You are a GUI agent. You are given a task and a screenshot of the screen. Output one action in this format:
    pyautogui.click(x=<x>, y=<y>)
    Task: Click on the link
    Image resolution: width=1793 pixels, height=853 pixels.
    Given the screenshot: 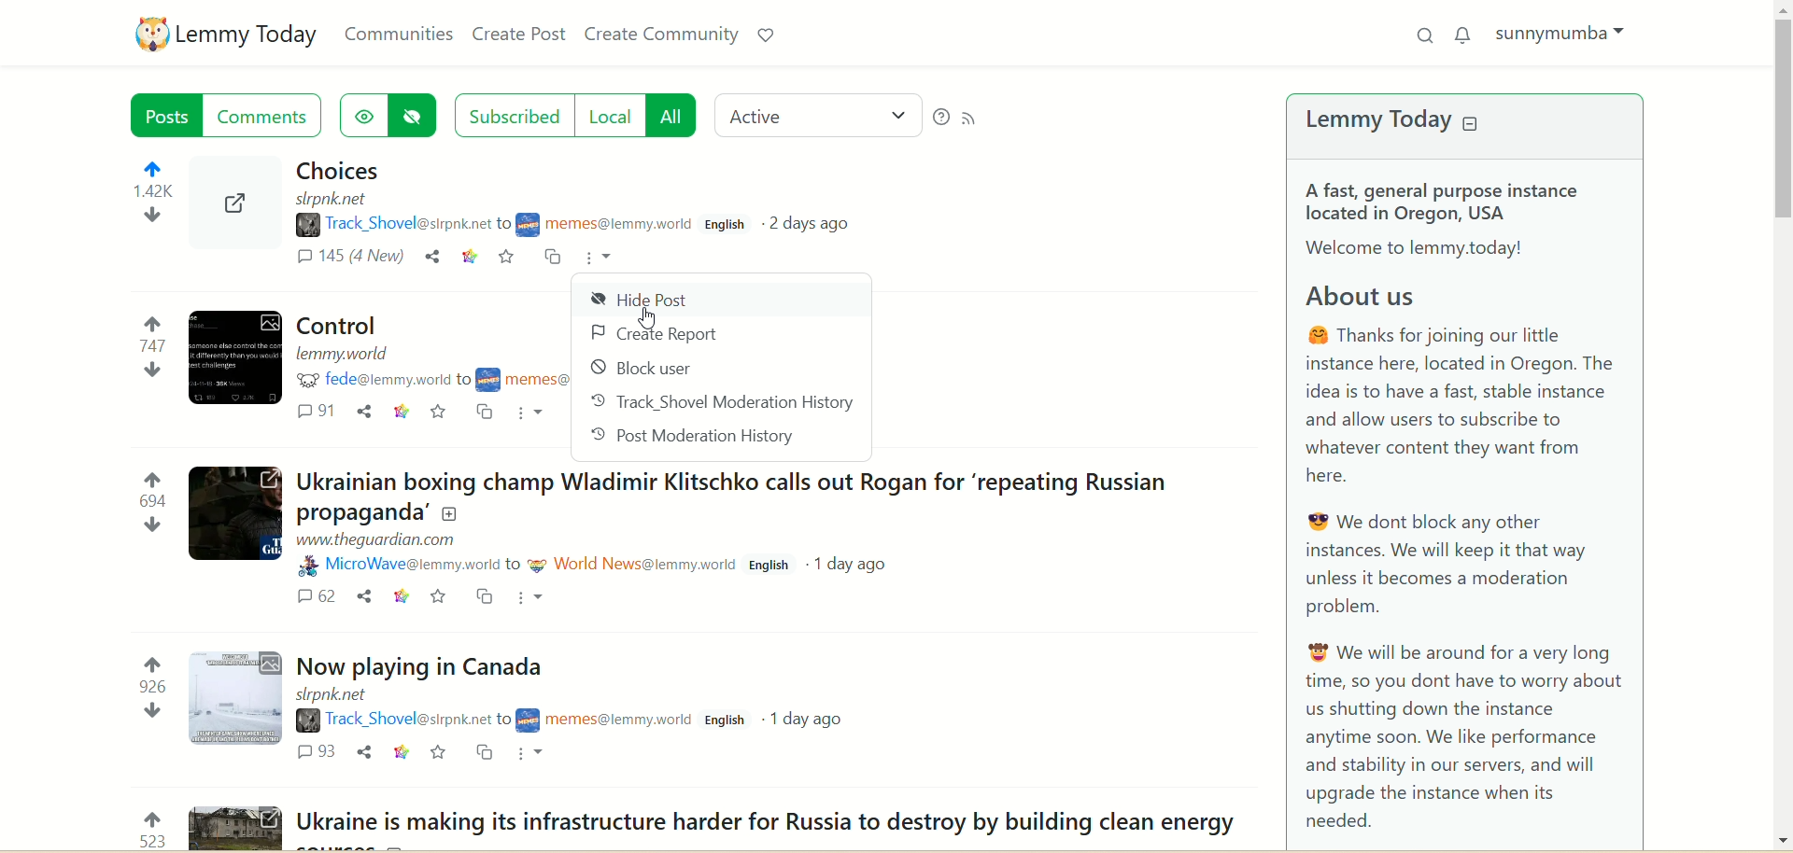 What is the action you would take?
    pyautogui.click(x=402, y=413)
    